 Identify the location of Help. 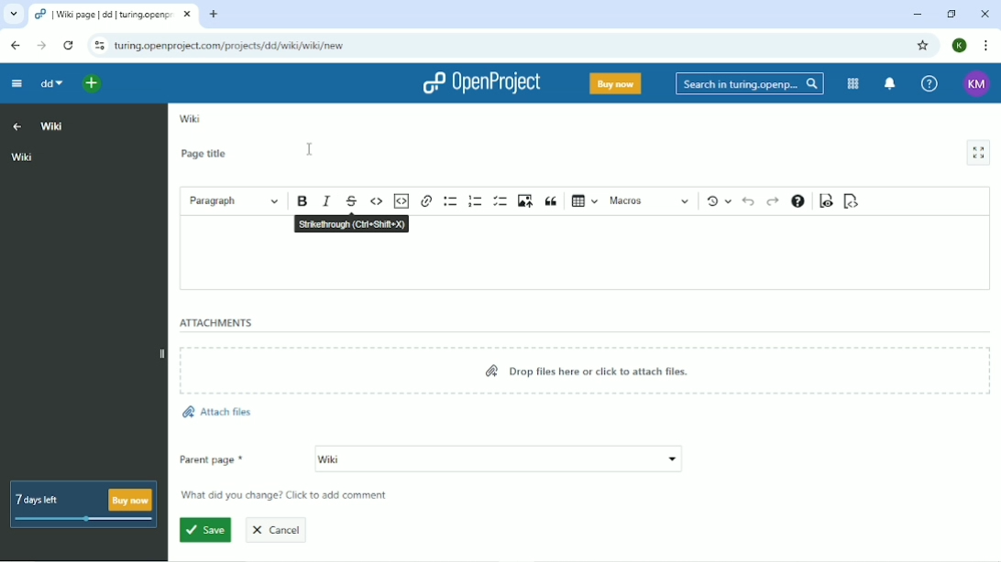
(929, 83).